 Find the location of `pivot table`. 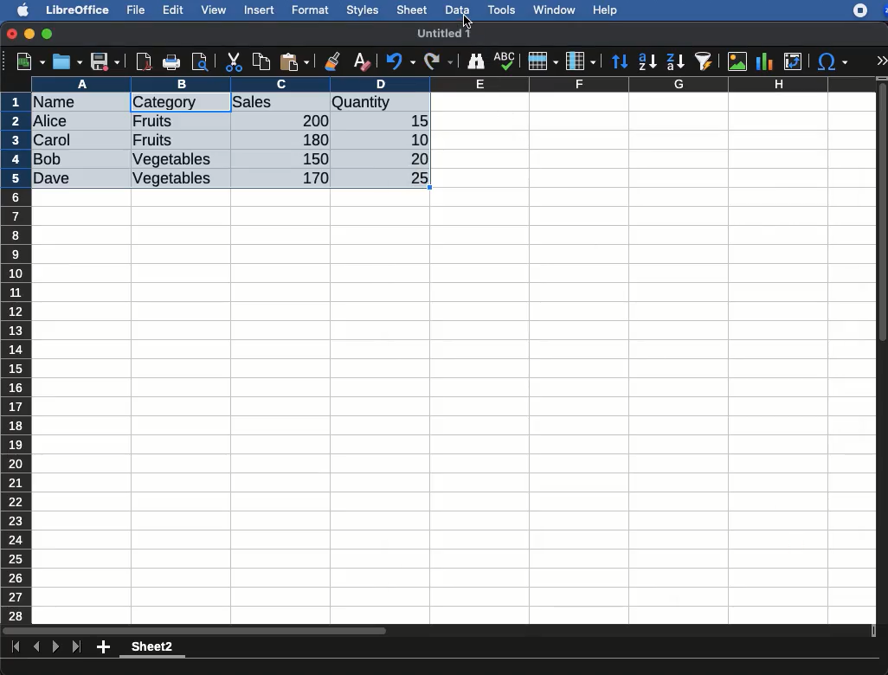

pivot table is located at coordinates (793, 61).